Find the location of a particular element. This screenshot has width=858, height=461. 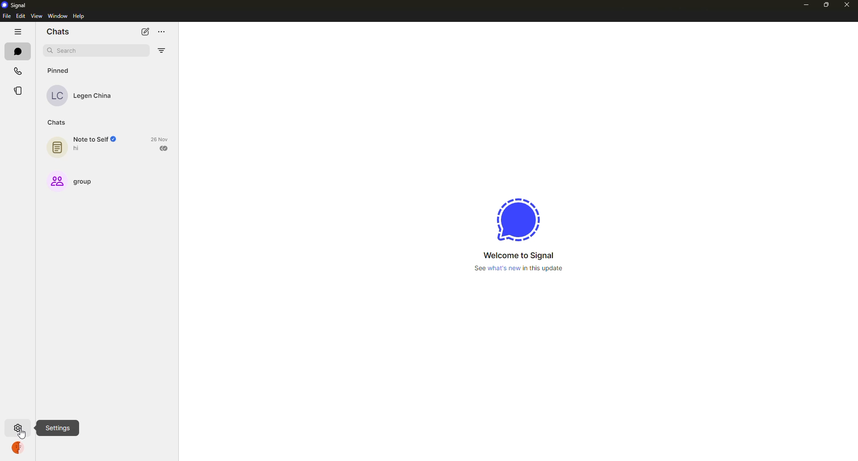

window is located at coordinates (59, 16).